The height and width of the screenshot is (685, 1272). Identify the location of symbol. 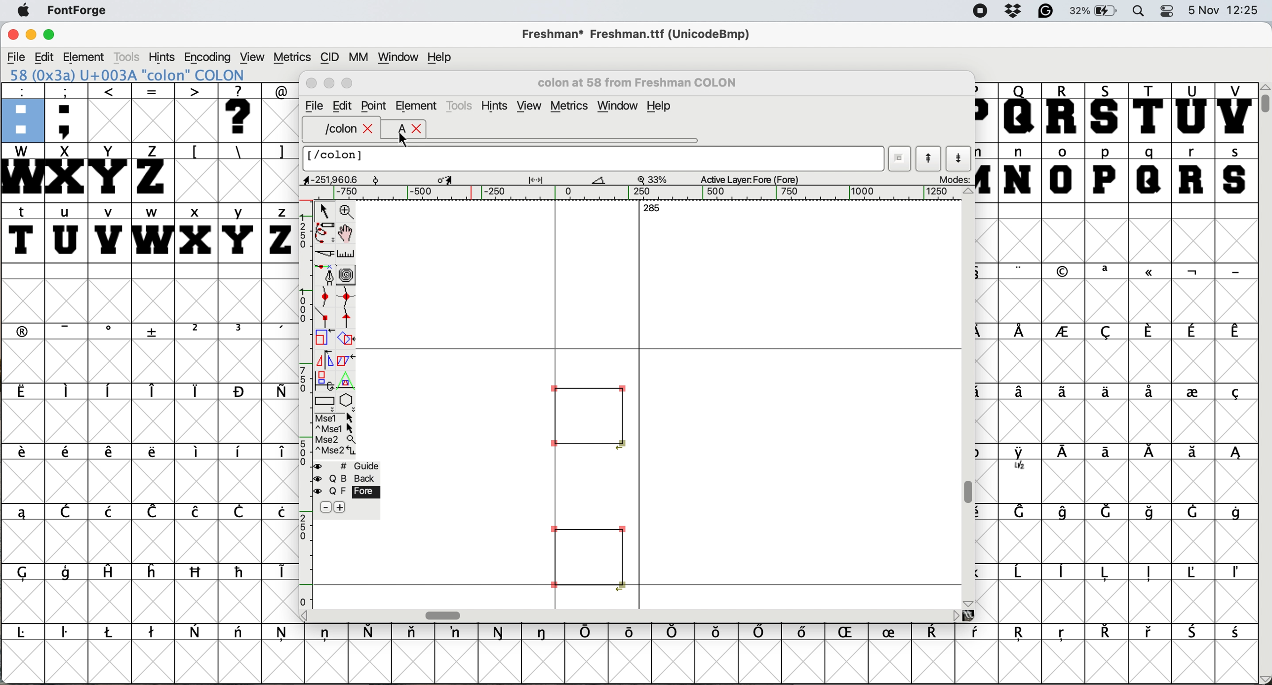
(674, 632).